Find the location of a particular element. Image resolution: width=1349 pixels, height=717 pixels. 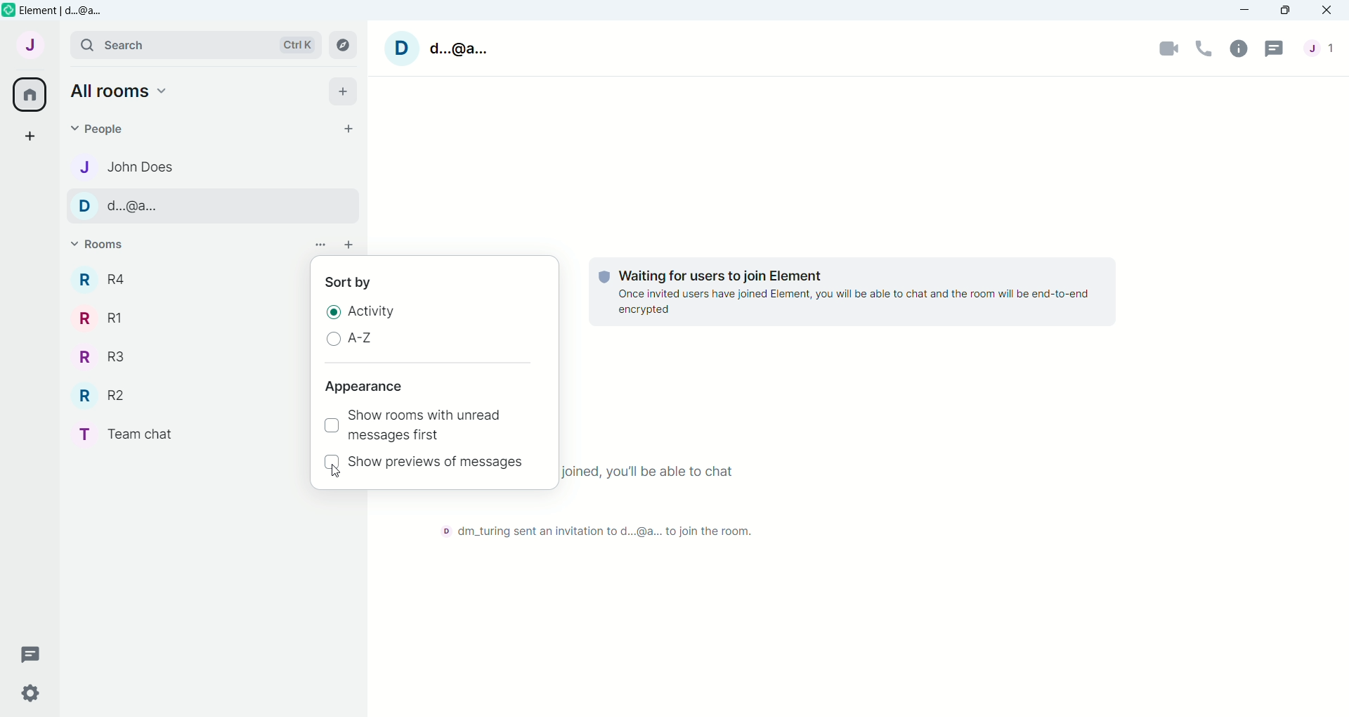

R R1 is located at coordinates (115, 317).